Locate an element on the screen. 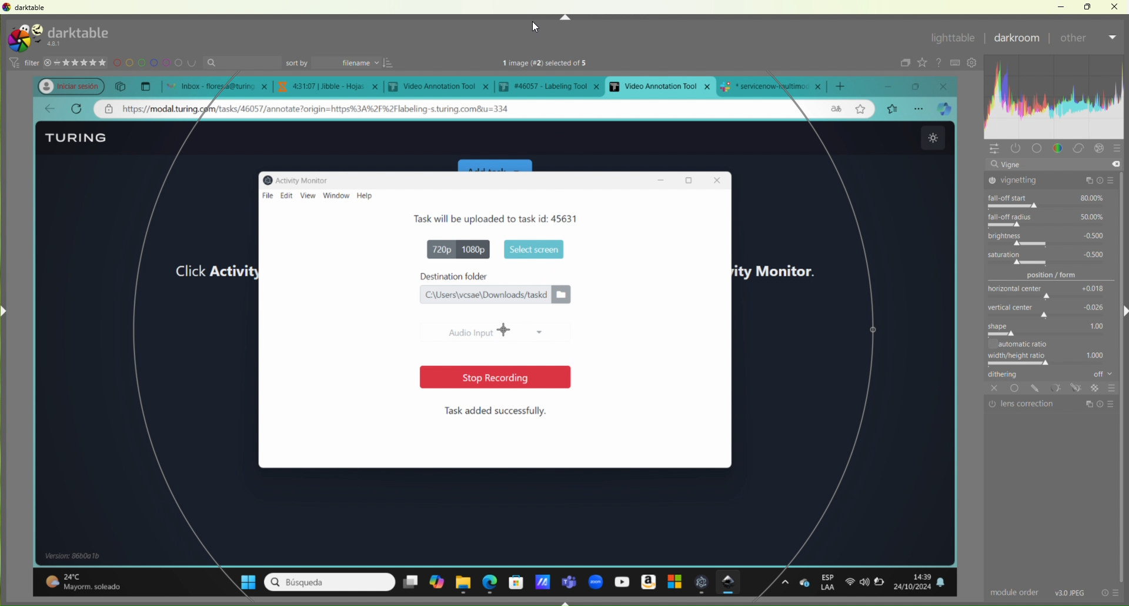  language is located at coordinates (834, 109).